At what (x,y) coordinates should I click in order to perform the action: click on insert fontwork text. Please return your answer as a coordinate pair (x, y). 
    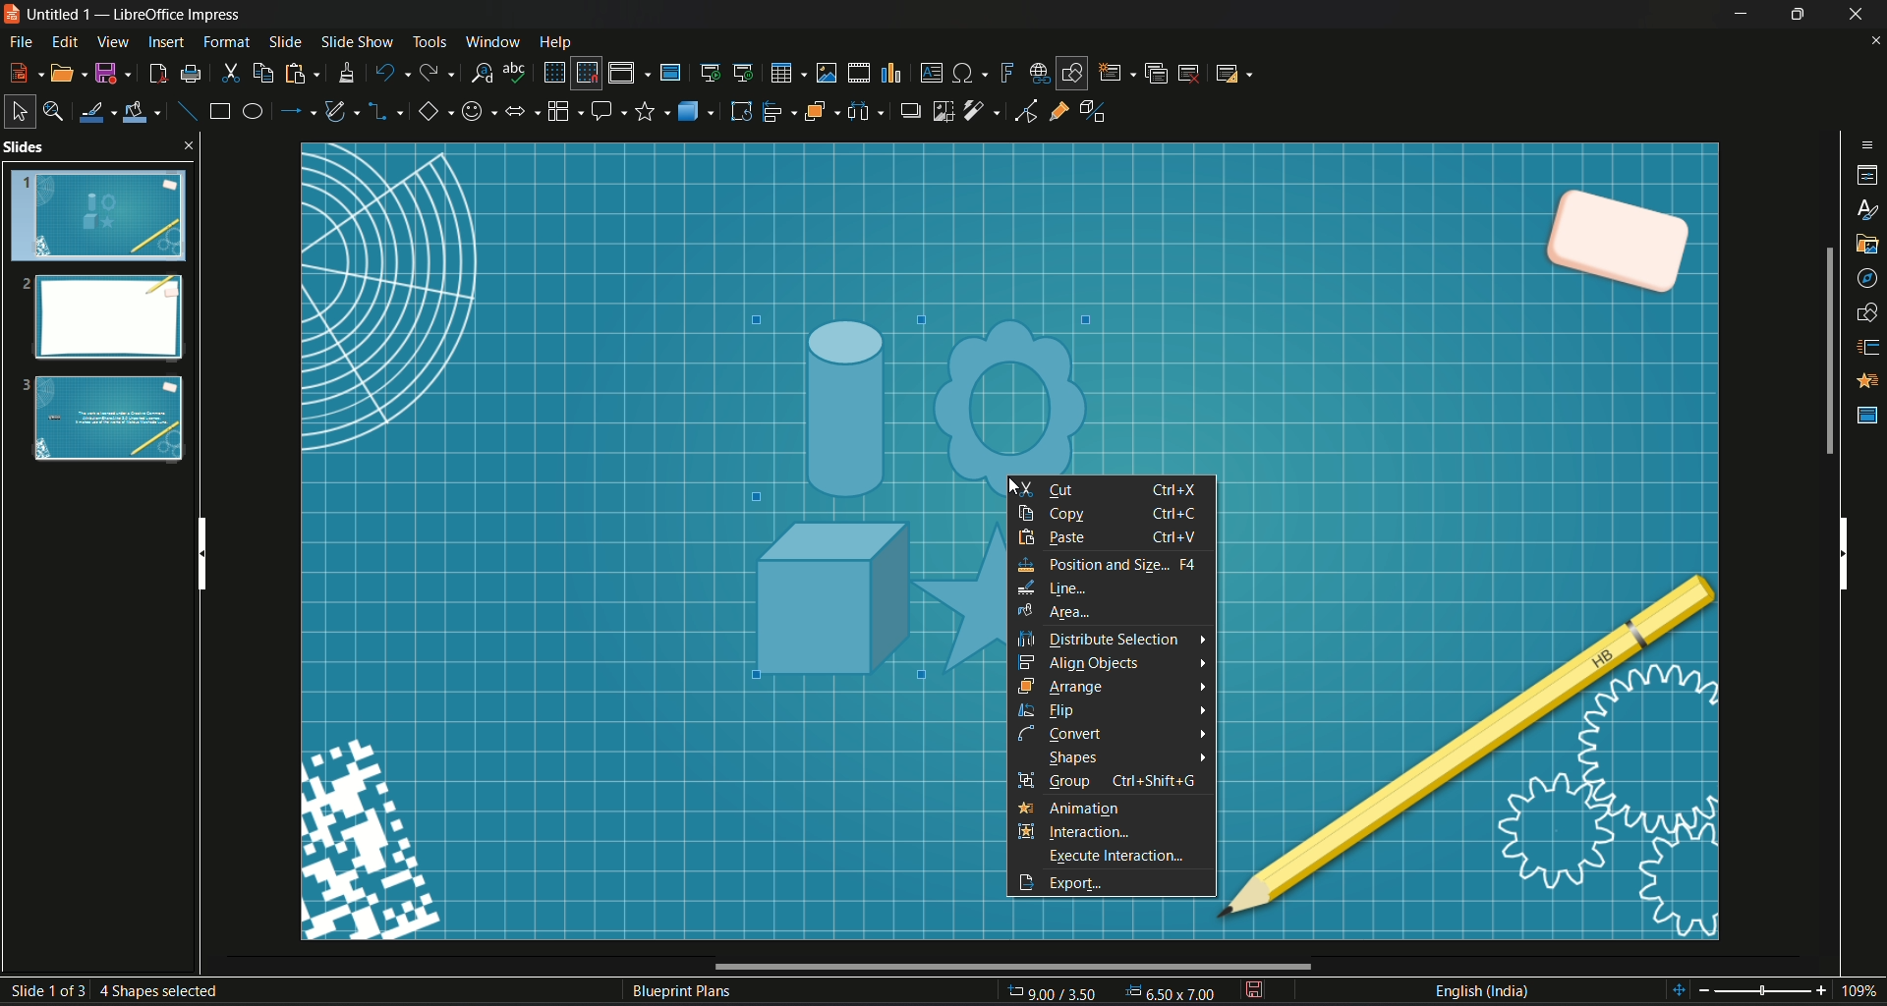
    Looking at the image, I should click on (1005, 71).